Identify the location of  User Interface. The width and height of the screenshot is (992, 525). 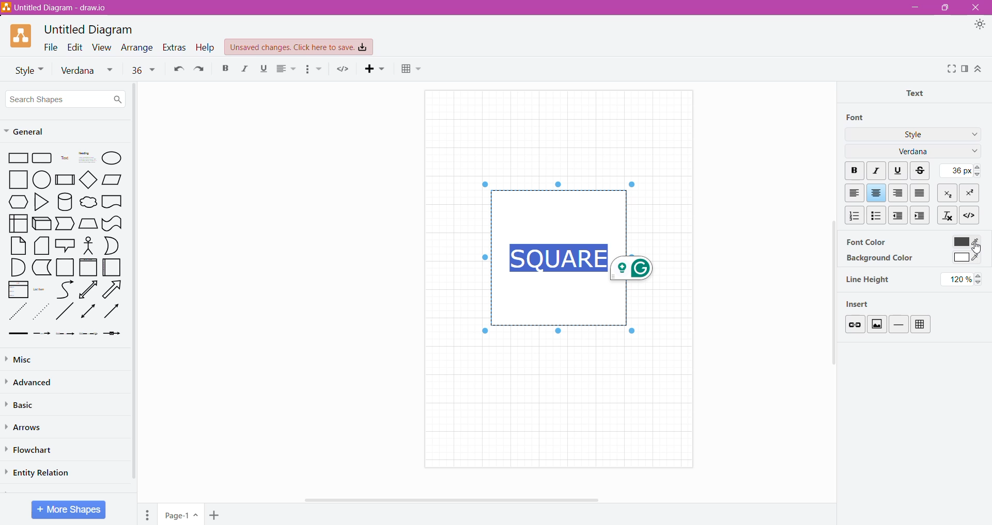
(18, 223).